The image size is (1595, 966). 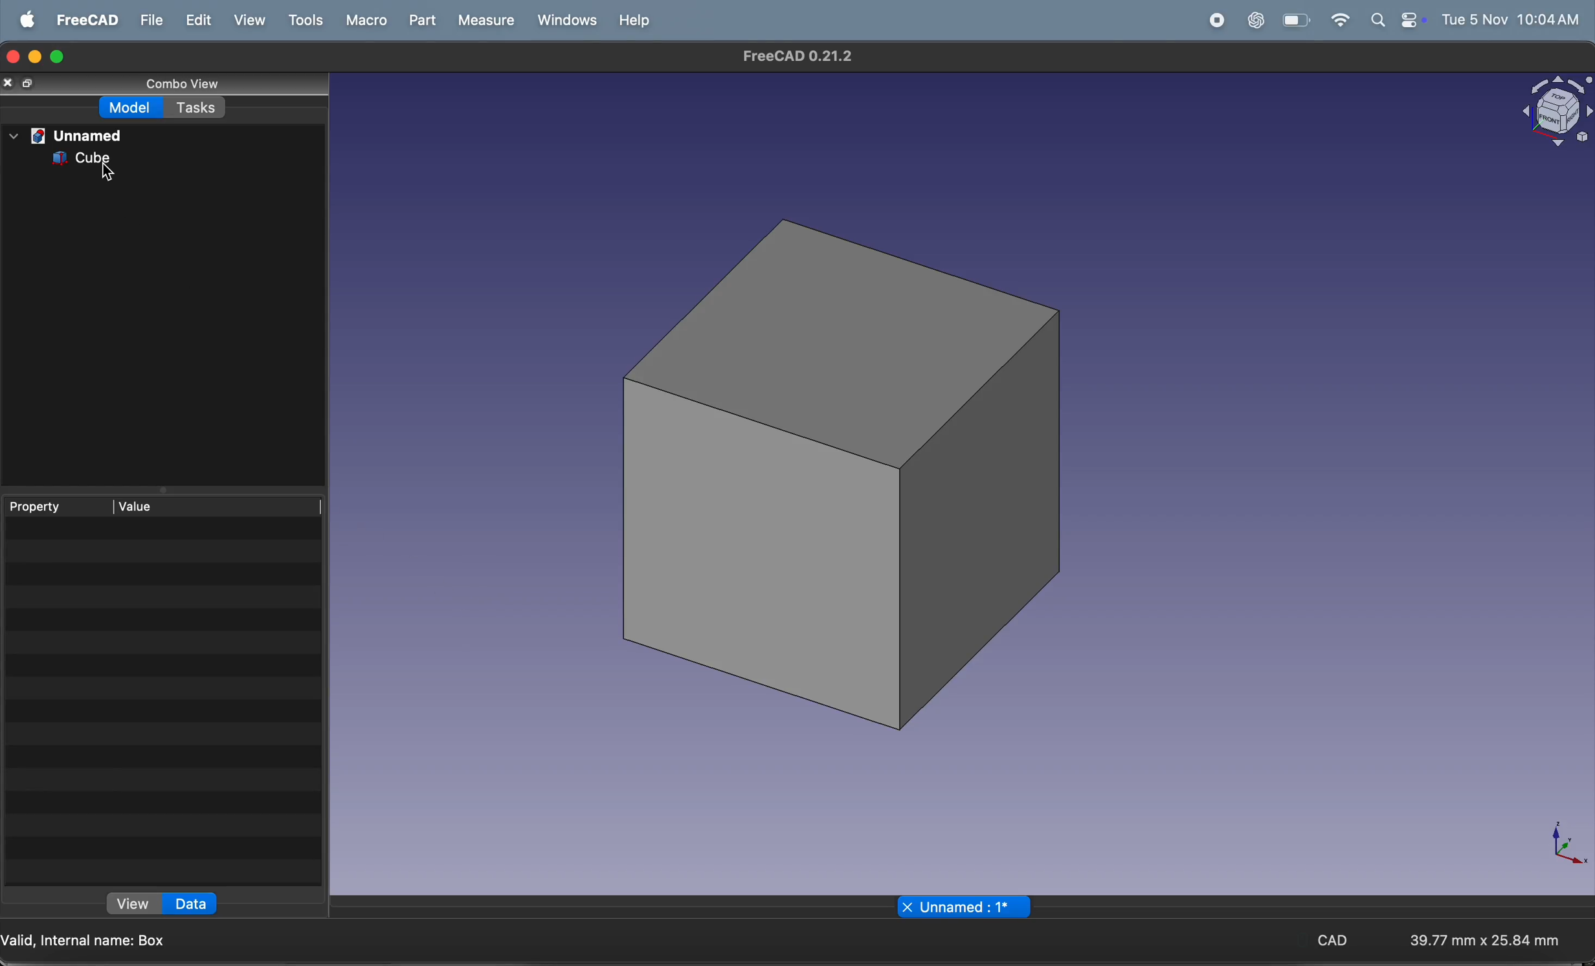 What do you see at coordinates (489, 21) in the screenshot?
I see `measure` at bounding box center [489, 21].